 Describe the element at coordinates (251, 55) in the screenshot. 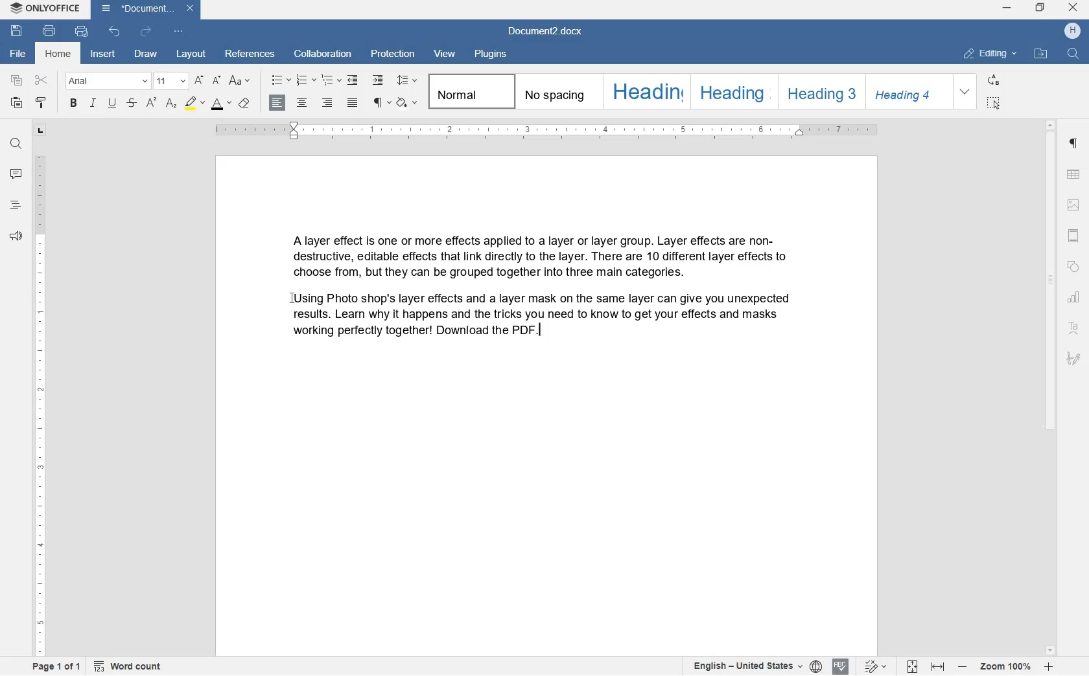

I see `REFERENCES` at that location.